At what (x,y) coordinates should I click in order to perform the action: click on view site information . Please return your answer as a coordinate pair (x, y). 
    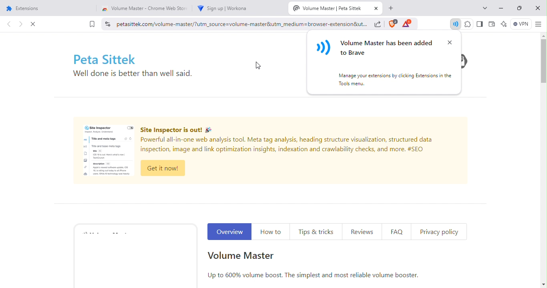
    Looking at the image, I should click on (108, 24).